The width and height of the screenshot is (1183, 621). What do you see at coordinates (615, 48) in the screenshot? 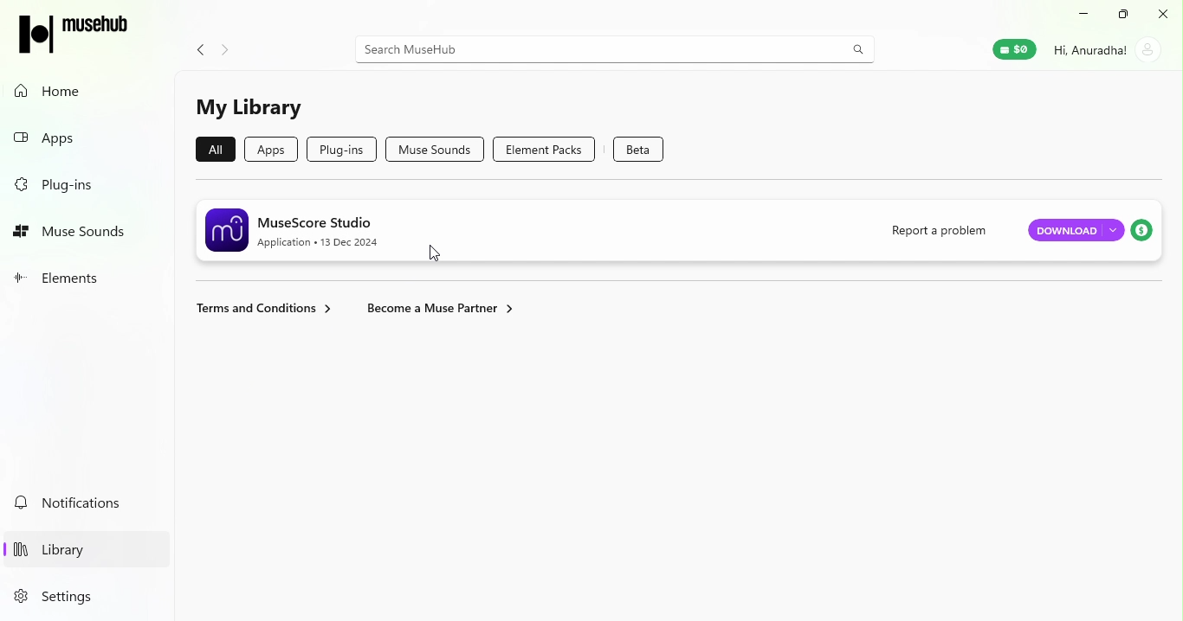
I see `Search bar` at bounding box center [615, 48].